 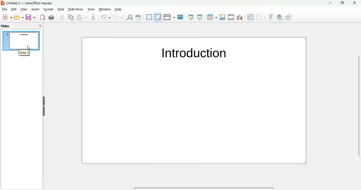 What do you see at coordinates (231, 17) in the screenshot?
I see `insert audio or video` at bounding box center [231, 17].